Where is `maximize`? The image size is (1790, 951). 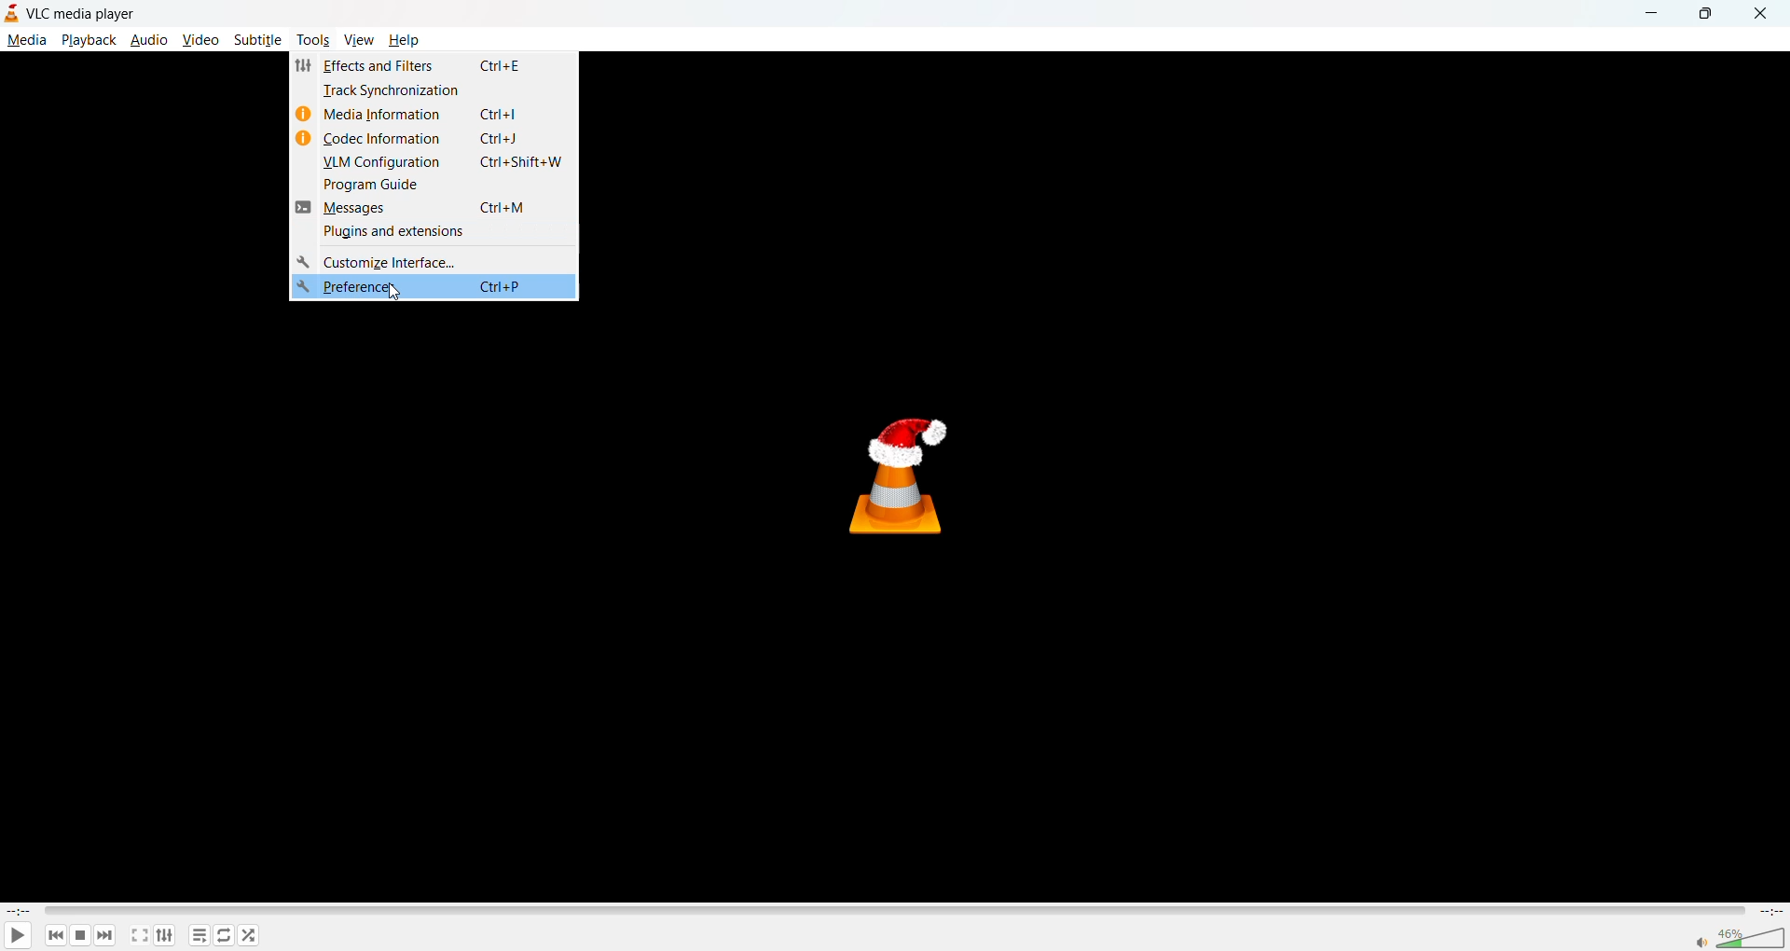
maximize is located at coordinates (1705, 15).